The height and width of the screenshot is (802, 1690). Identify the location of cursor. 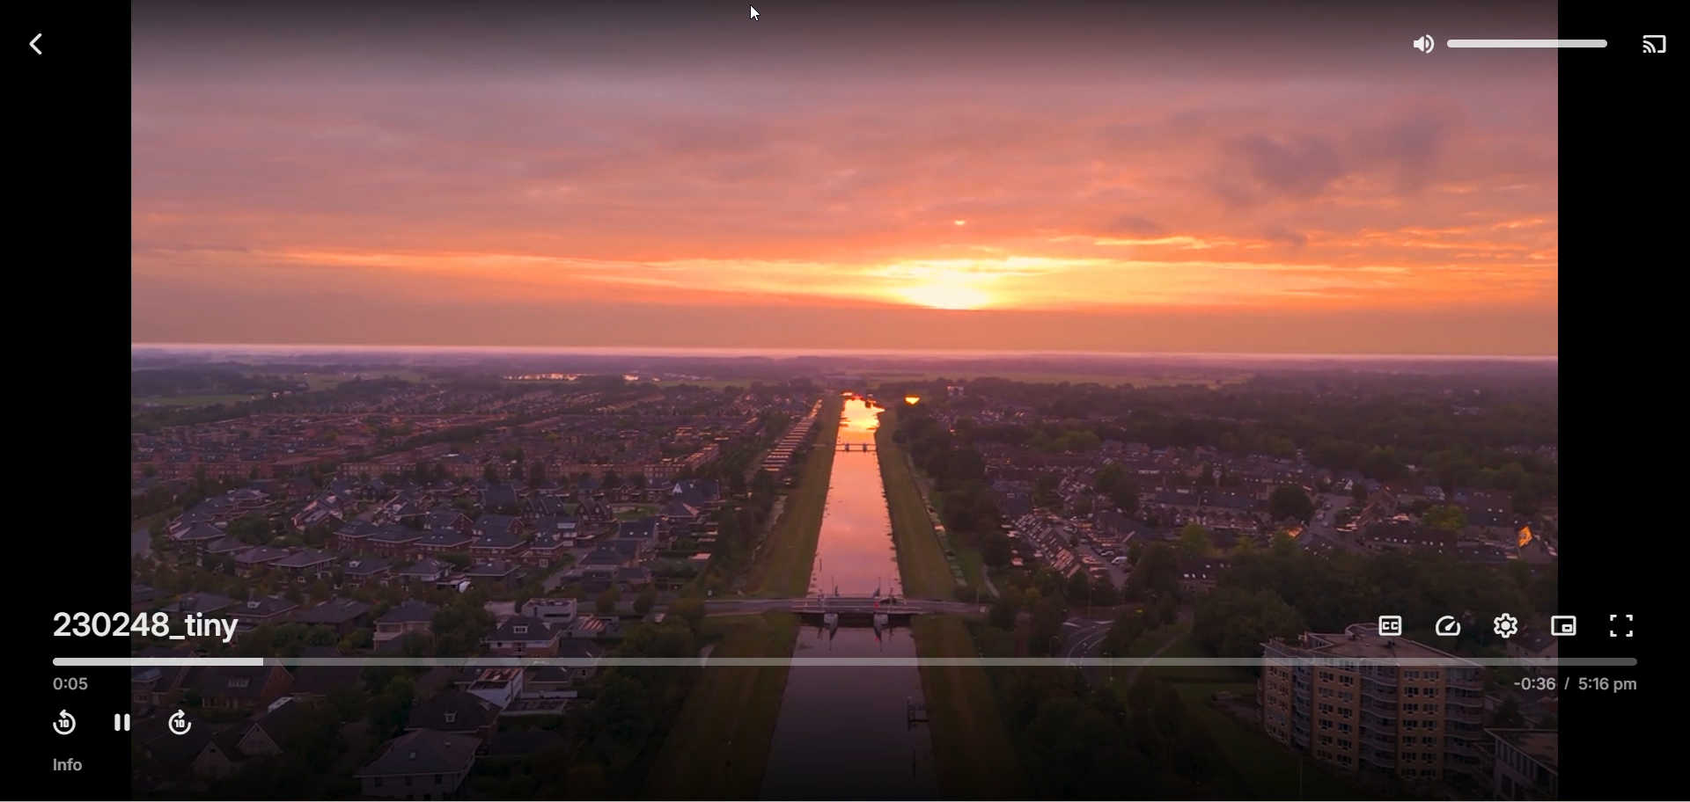
(754, 17).